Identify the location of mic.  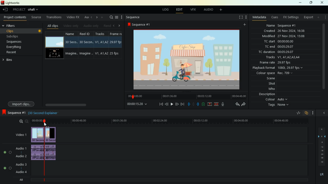
(223, 103).